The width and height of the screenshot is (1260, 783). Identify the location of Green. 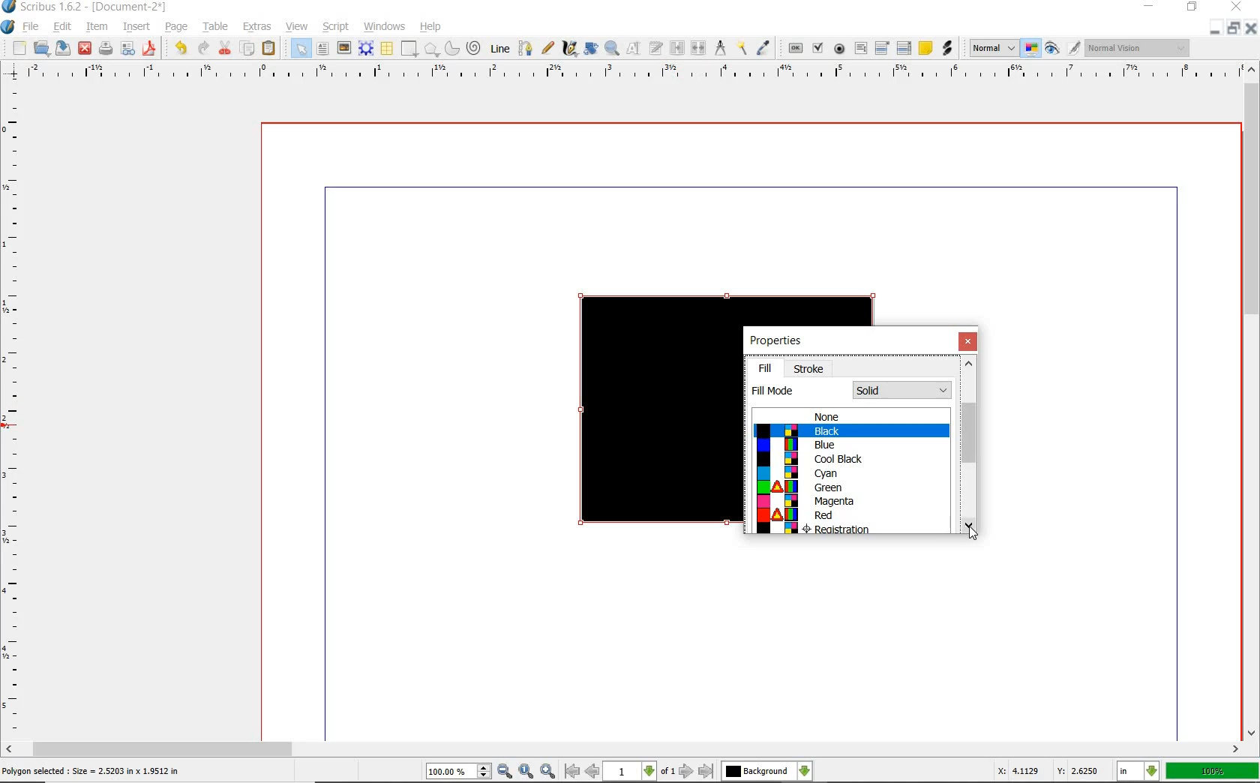
(850, 487).